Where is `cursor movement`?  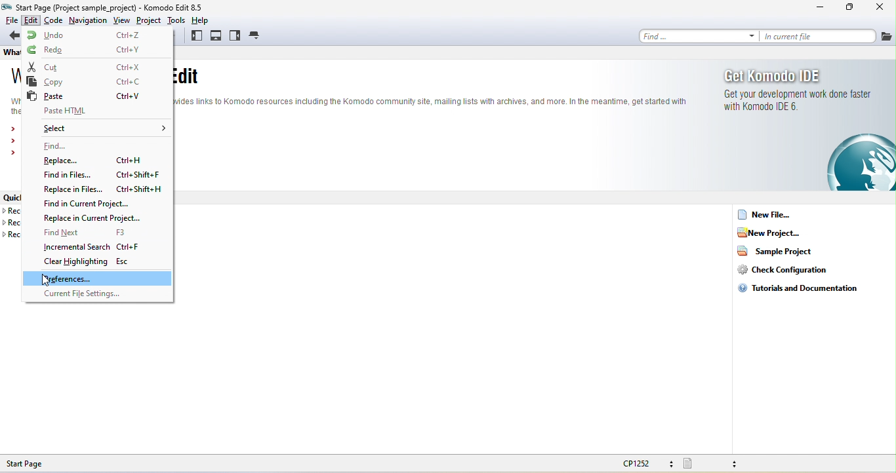 cursor movement is located at coordinates (51, 280).